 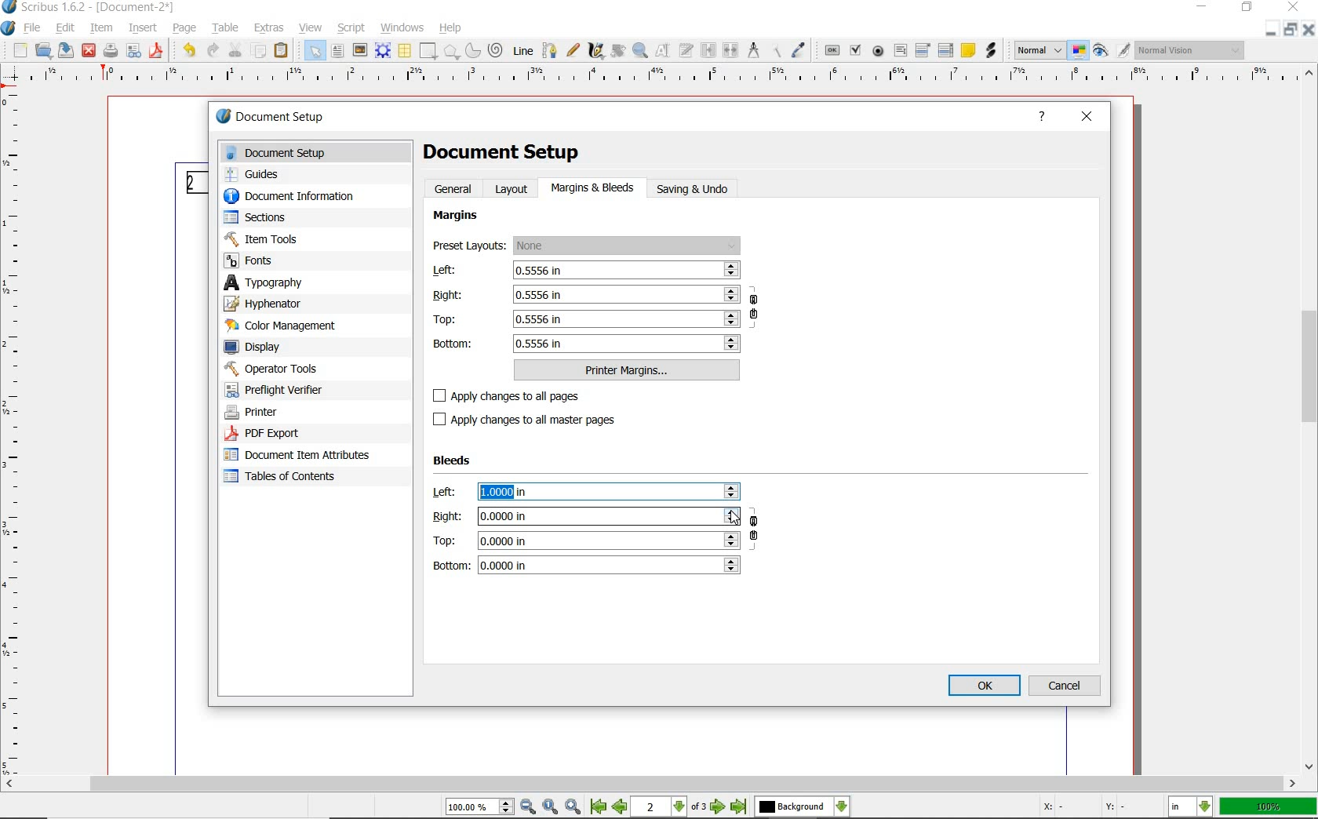 What do you see at coordinates (451, 29) in the screenshot?
I see `help` at bounding box center [451, 29].